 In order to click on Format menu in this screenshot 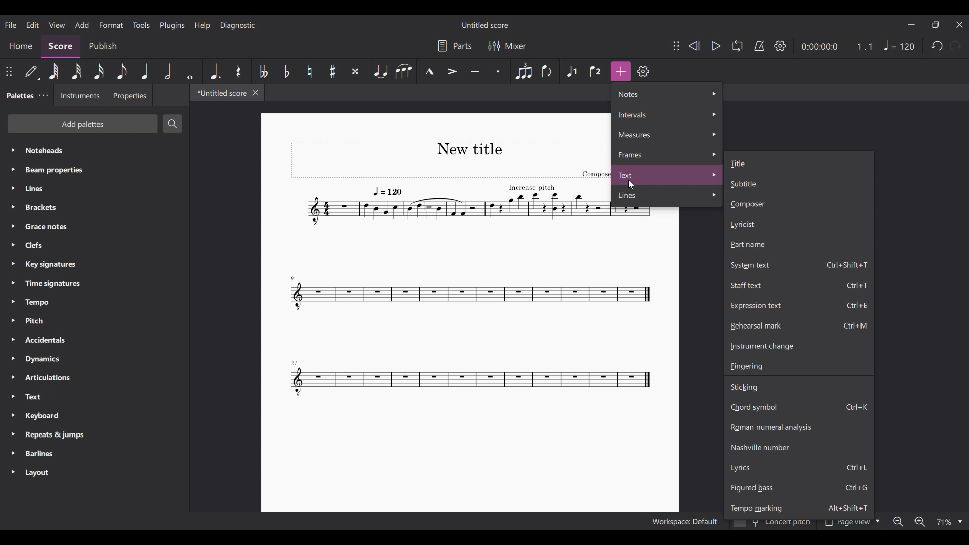, I will do `click(111, 25)`.